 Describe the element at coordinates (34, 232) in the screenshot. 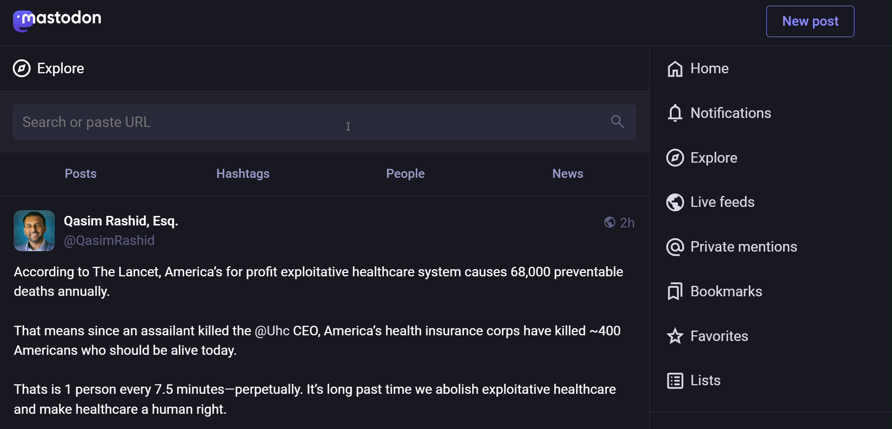

I see `display picture` at that location.